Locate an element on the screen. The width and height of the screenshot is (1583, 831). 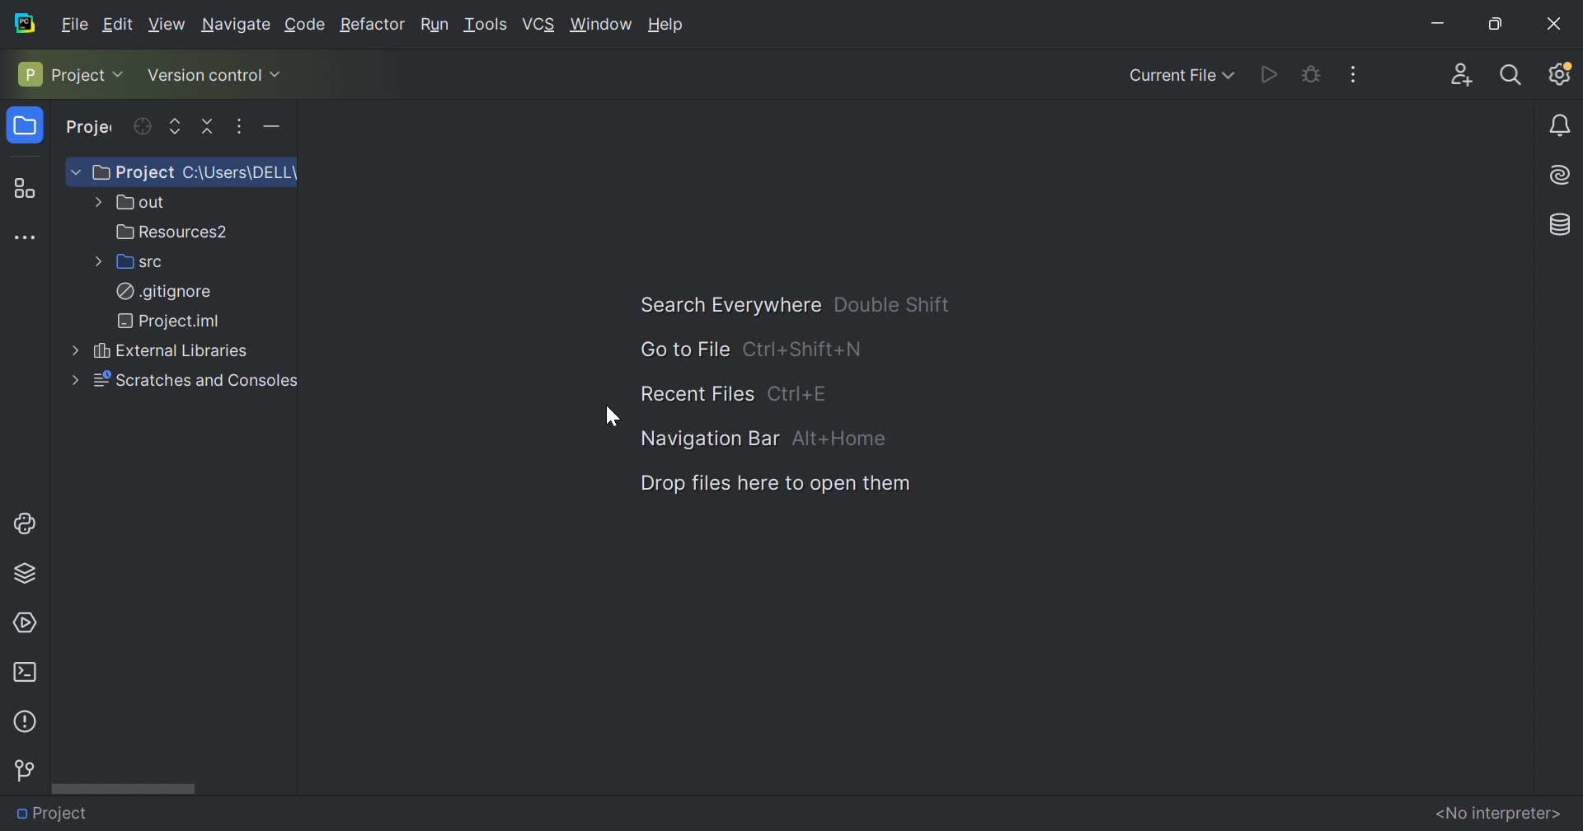
Go to file is located at coordinates (678, 350).